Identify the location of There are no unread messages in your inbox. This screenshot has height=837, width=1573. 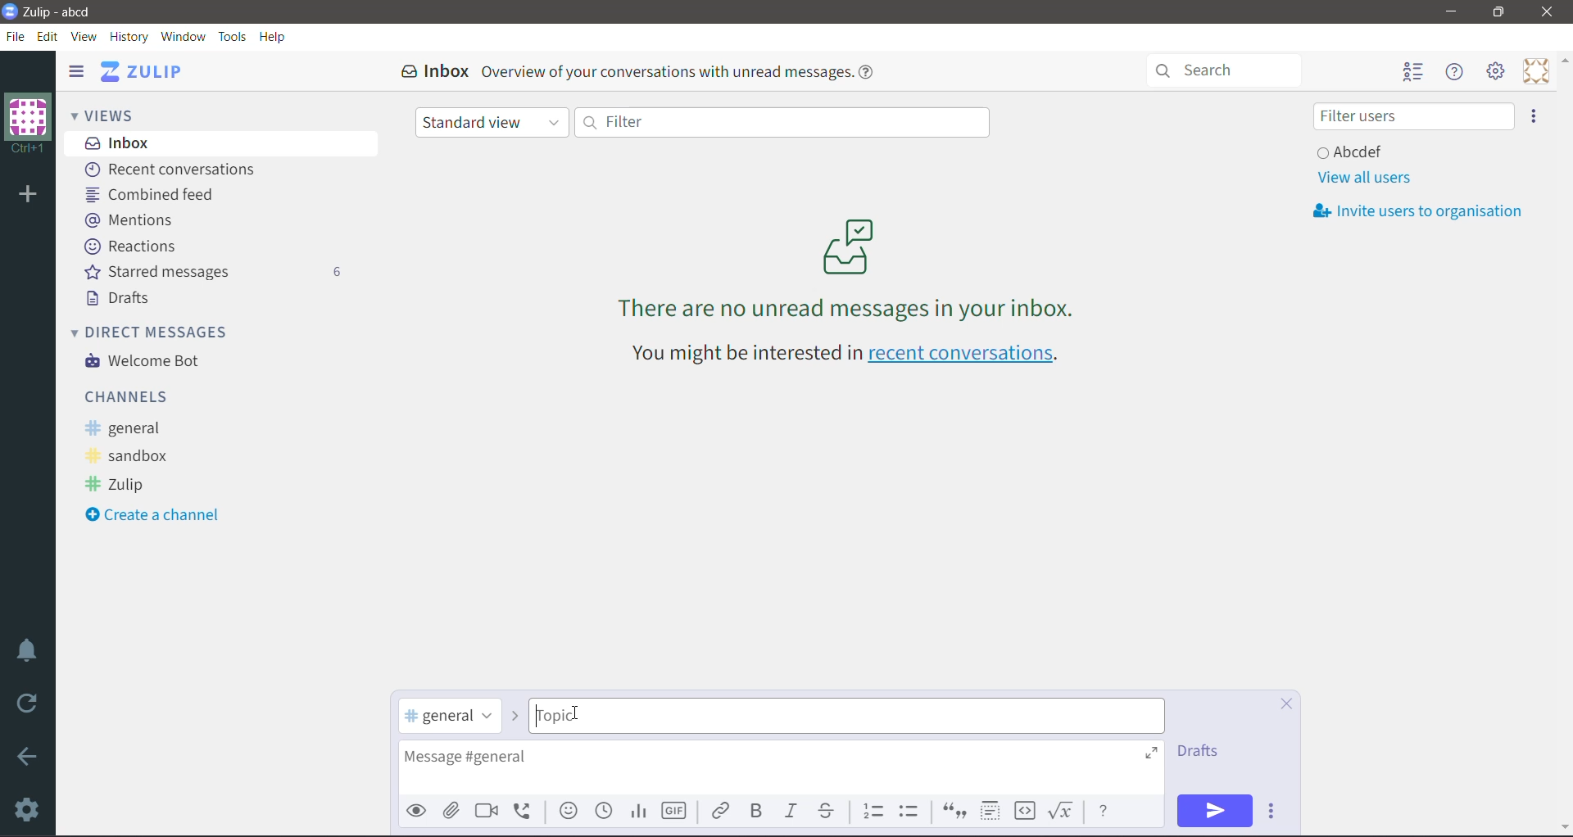
(848, 268).